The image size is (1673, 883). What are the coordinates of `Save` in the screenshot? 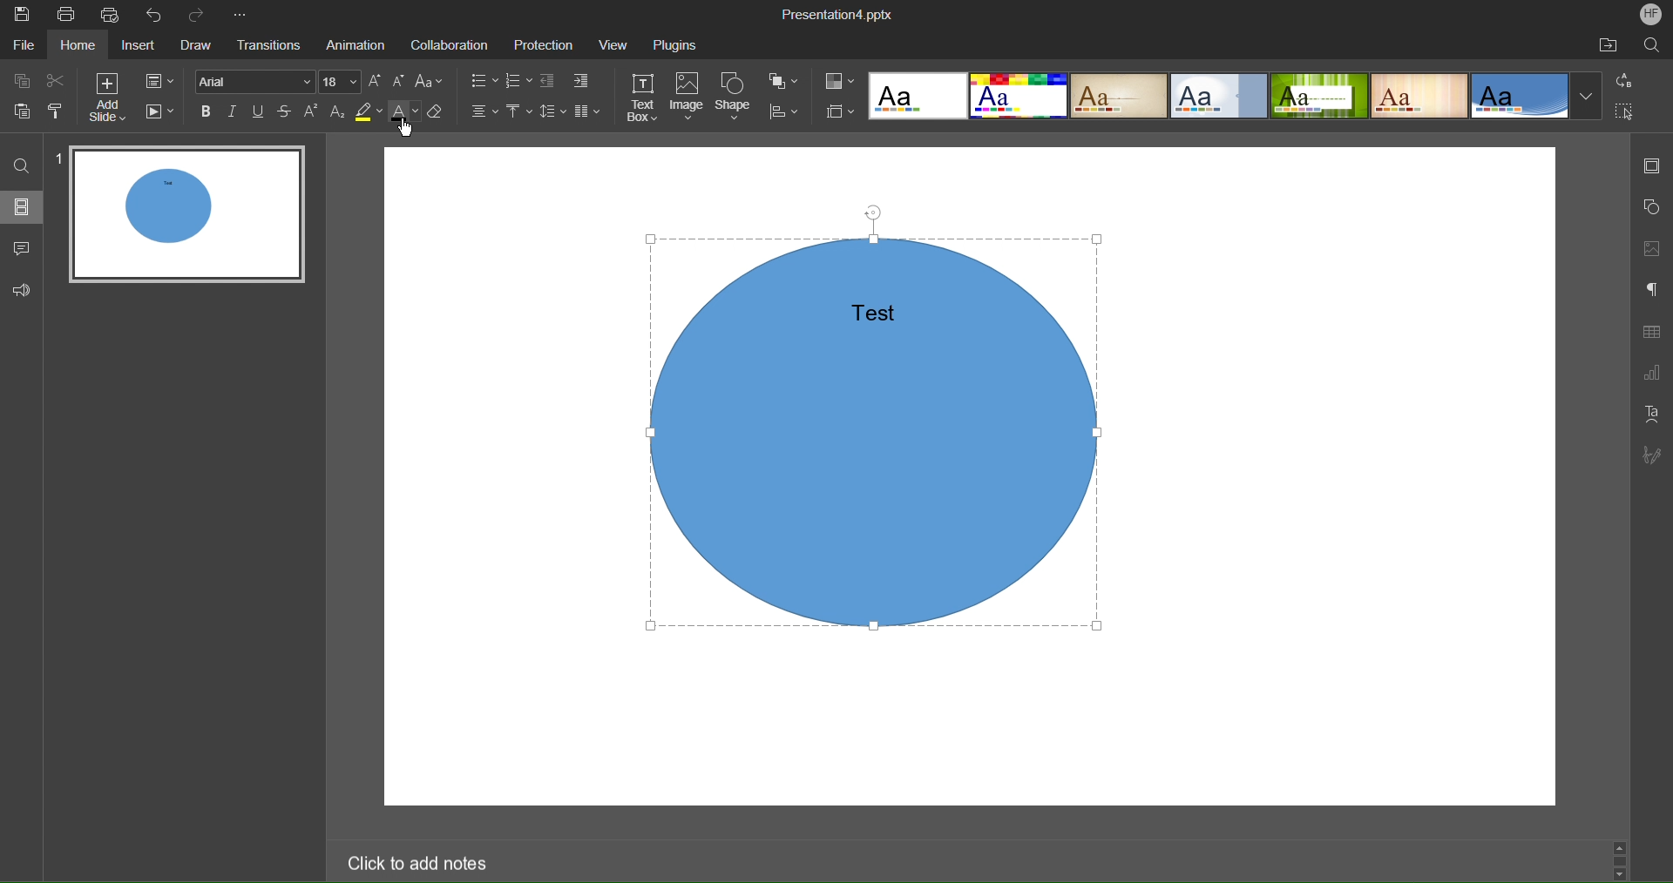 It's located at (23, 15).